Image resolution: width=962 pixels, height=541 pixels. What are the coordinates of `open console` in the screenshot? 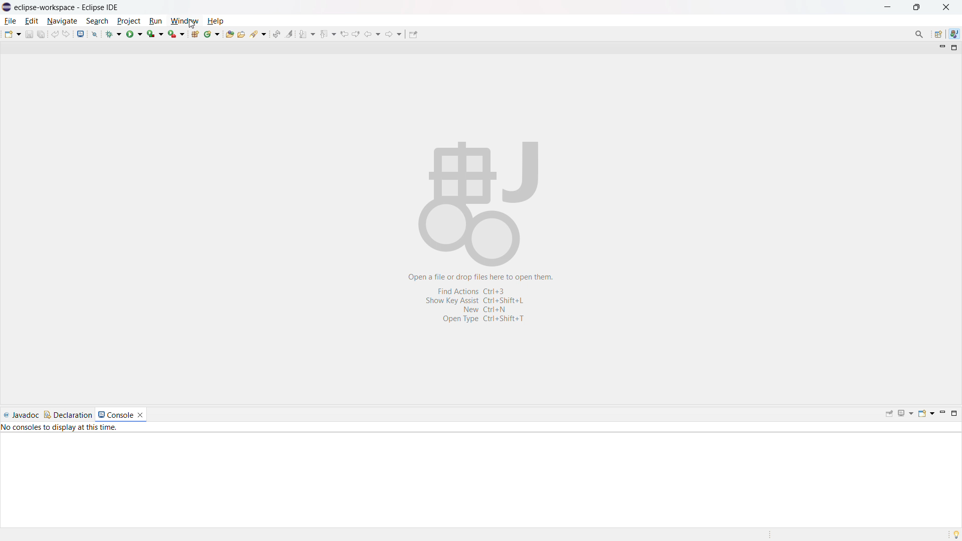 It's located at (81, 34).